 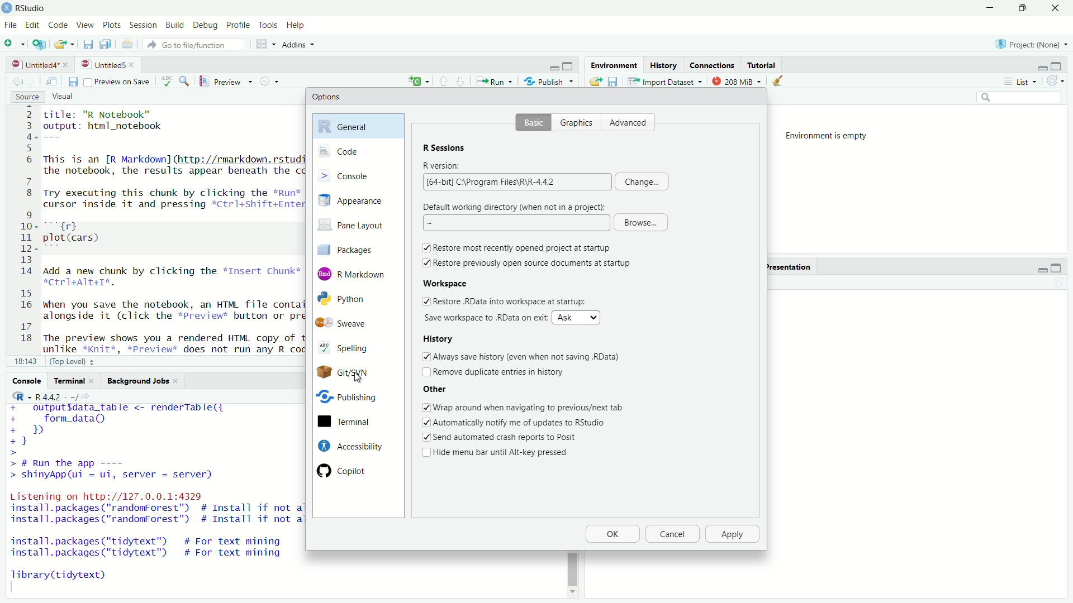 What do you see at coordinates (1056, 81) in the screenshot?
I see `refresh options` at bounding box center [1056, 81].